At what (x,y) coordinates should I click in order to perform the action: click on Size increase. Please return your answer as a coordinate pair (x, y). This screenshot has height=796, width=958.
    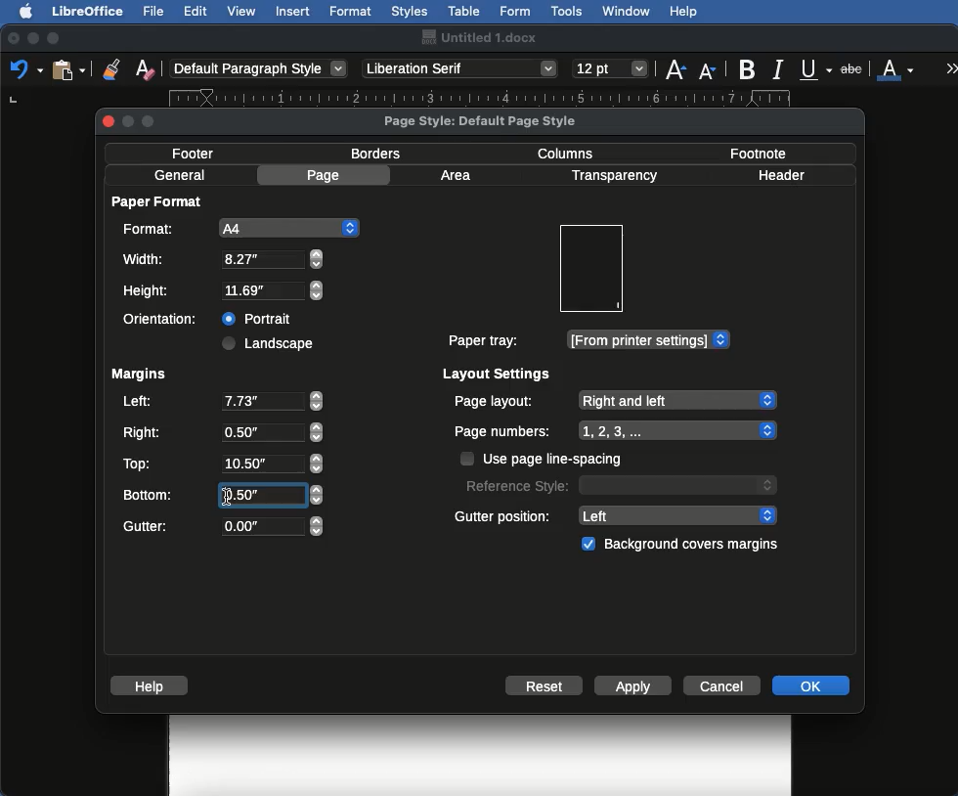
    Looking at the image, I should click on (675, 67).